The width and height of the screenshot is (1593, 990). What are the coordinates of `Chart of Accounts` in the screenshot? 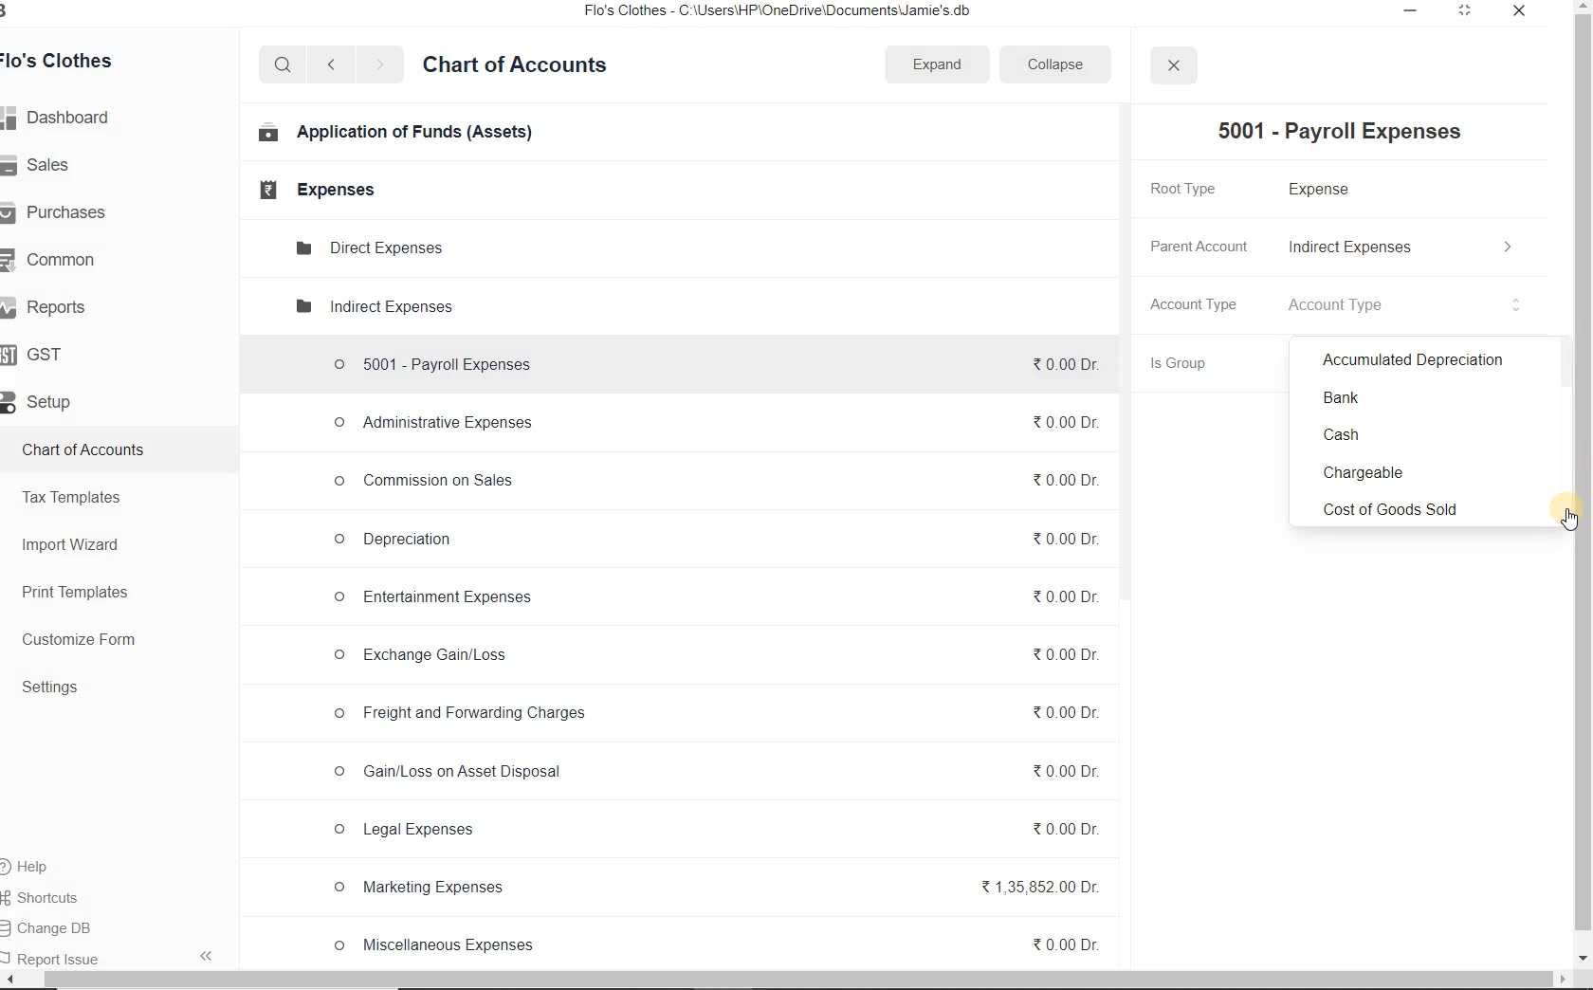 It's located at (91, 449).